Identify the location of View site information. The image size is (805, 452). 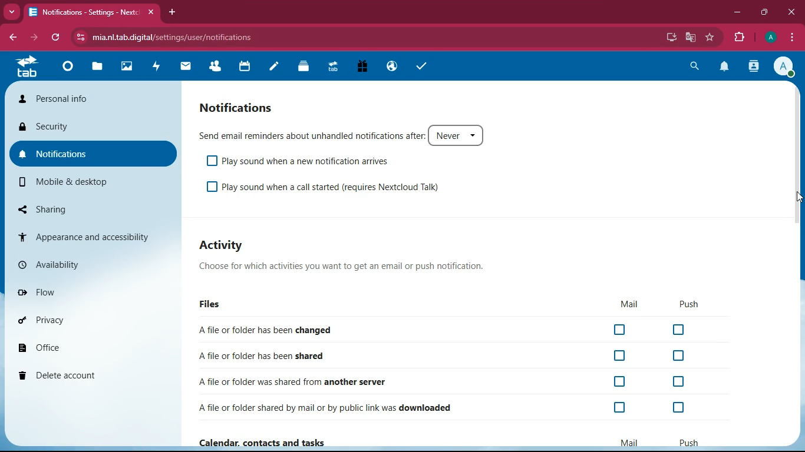
(81, 37).